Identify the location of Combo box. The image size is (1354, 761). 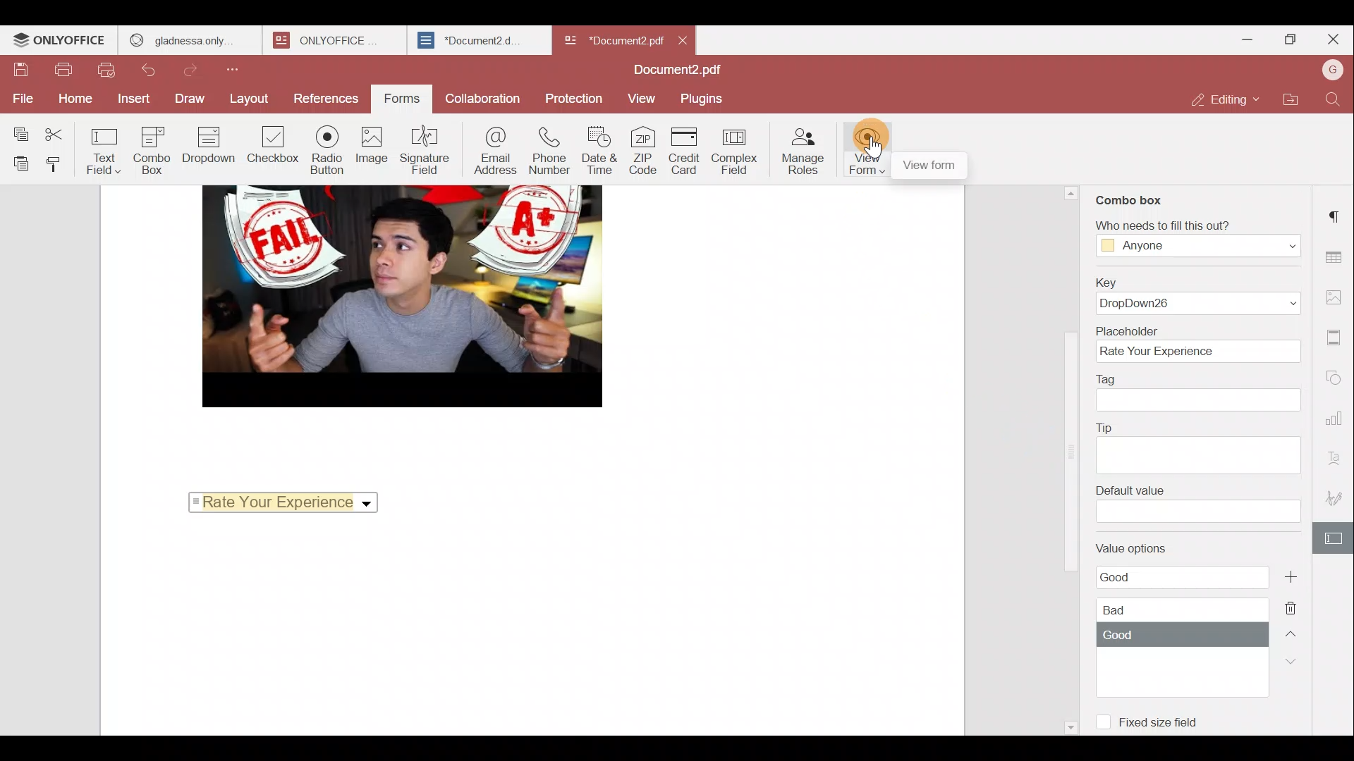
(157, 150).